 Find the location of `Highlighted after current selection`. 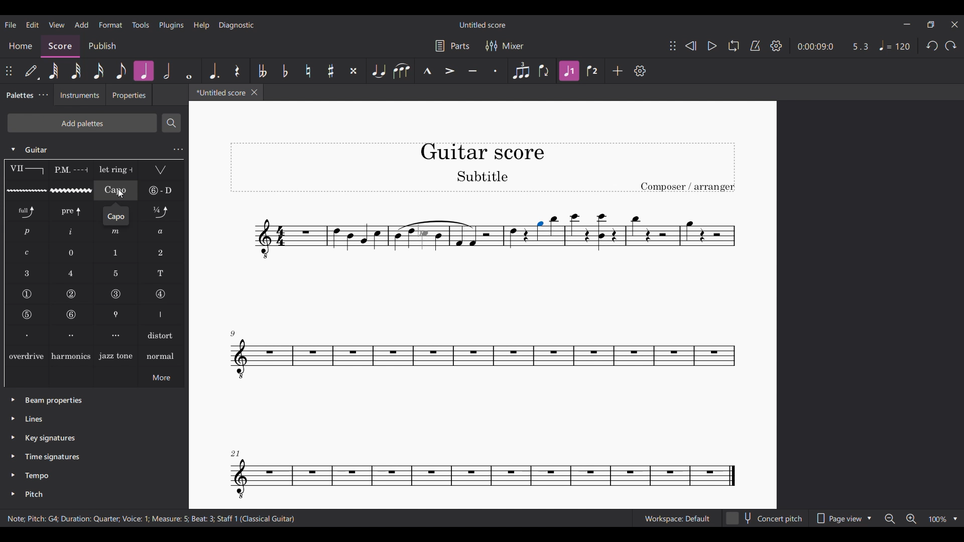

Highlighted after current selection is located at coordinates (570, 71).